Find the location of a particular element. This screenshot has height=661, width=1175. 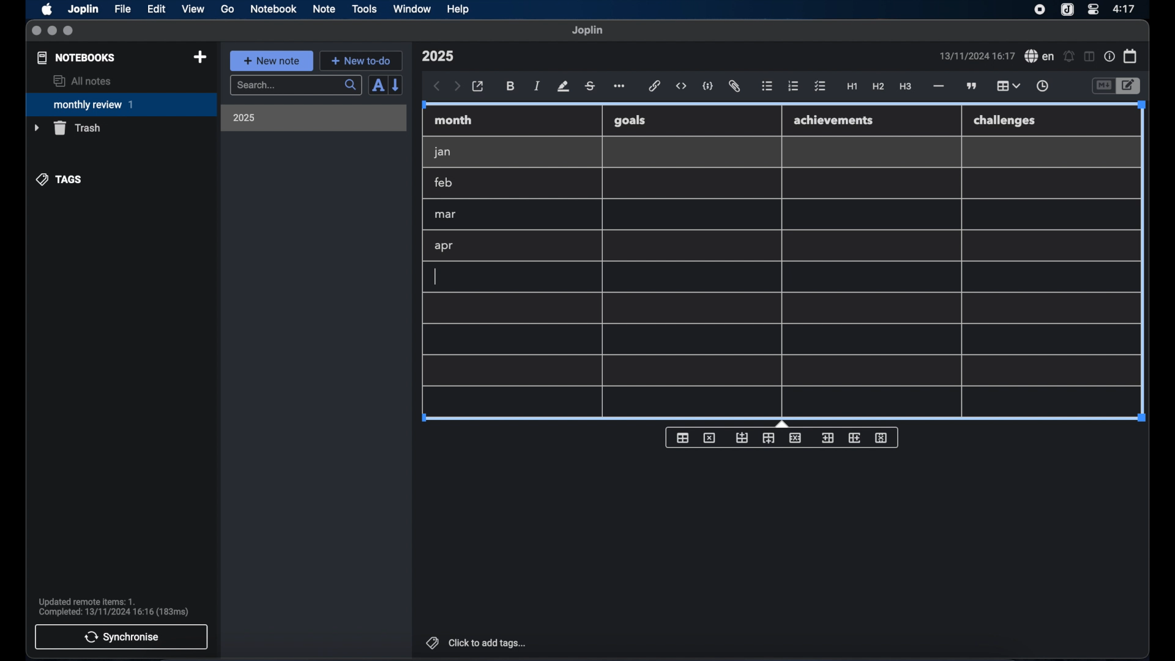

insert table is located at coordinates (682, 438).